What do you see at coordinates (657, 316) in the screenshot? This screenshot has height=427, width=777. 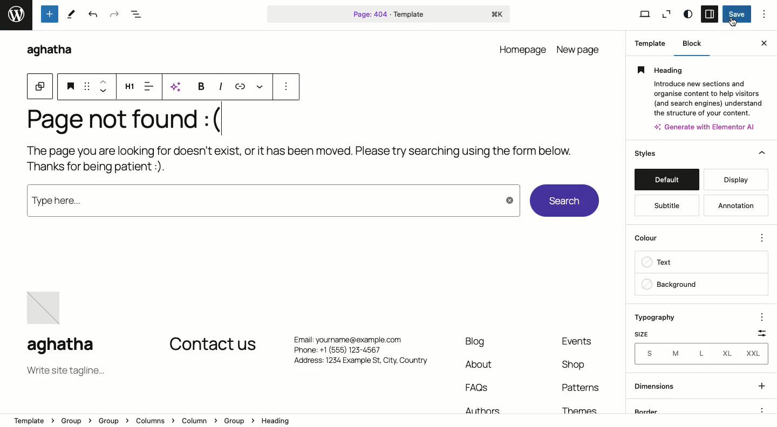 I see `Typography` at bounding box center [657, 316].